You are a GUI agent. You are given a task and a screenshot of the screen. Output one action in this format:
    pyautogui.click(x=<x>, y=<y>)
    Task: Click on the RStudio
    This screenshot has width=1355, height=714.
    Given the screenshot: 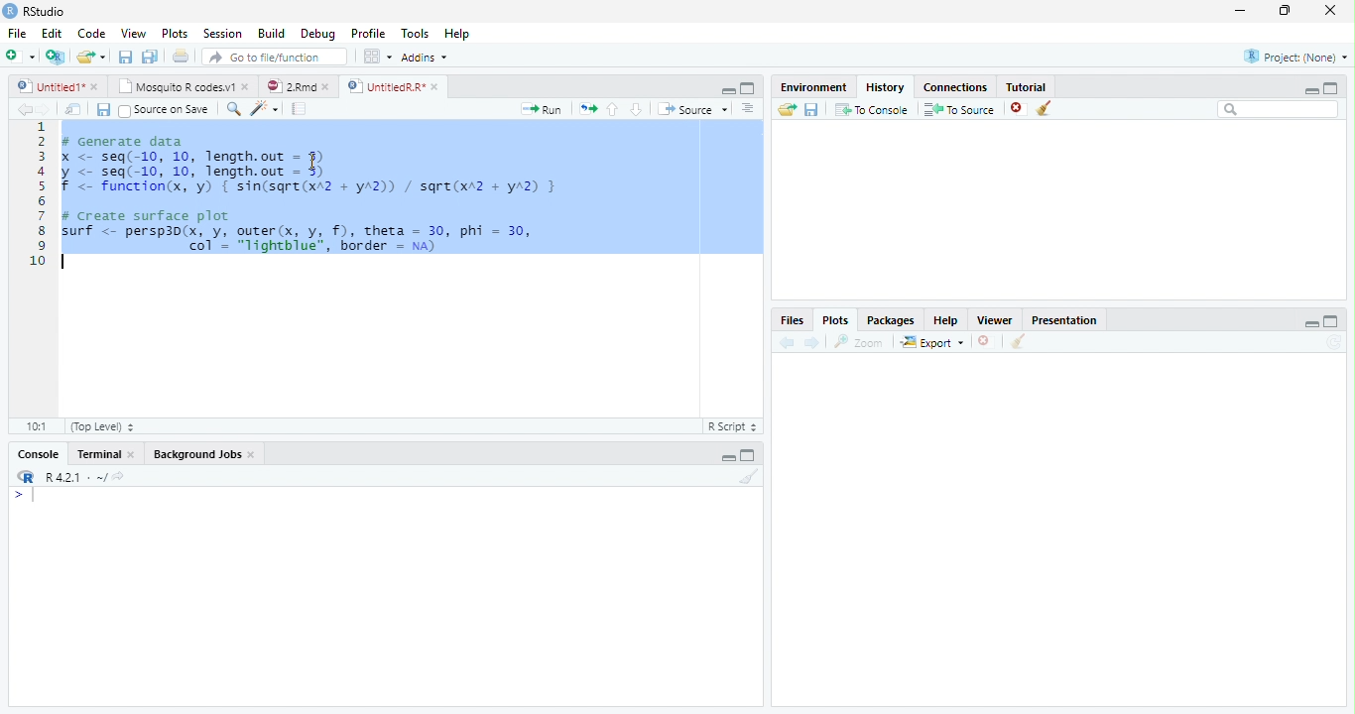 What is the action you would take?
    pyautogui.click(x=34, y=11)
    